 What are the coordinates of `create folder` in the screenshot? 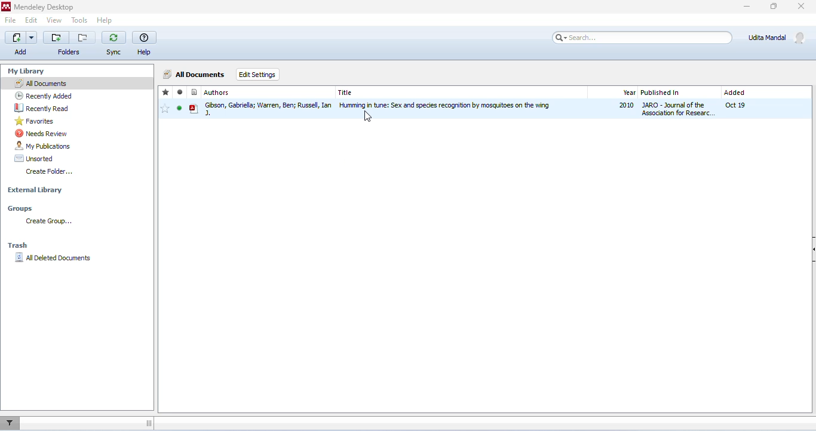 It's located at (49, 173).